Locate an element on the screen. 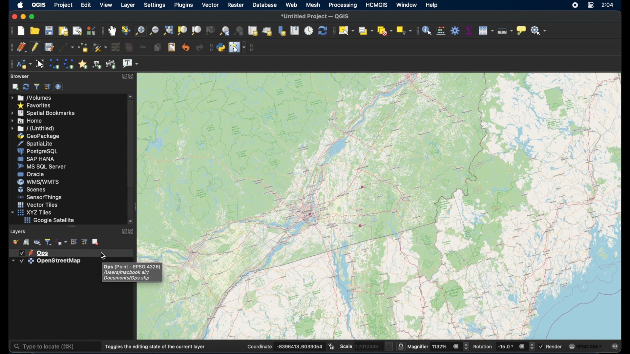 This screenshot has height=354, width=630. new print layout is located at coordinates (63, 30).